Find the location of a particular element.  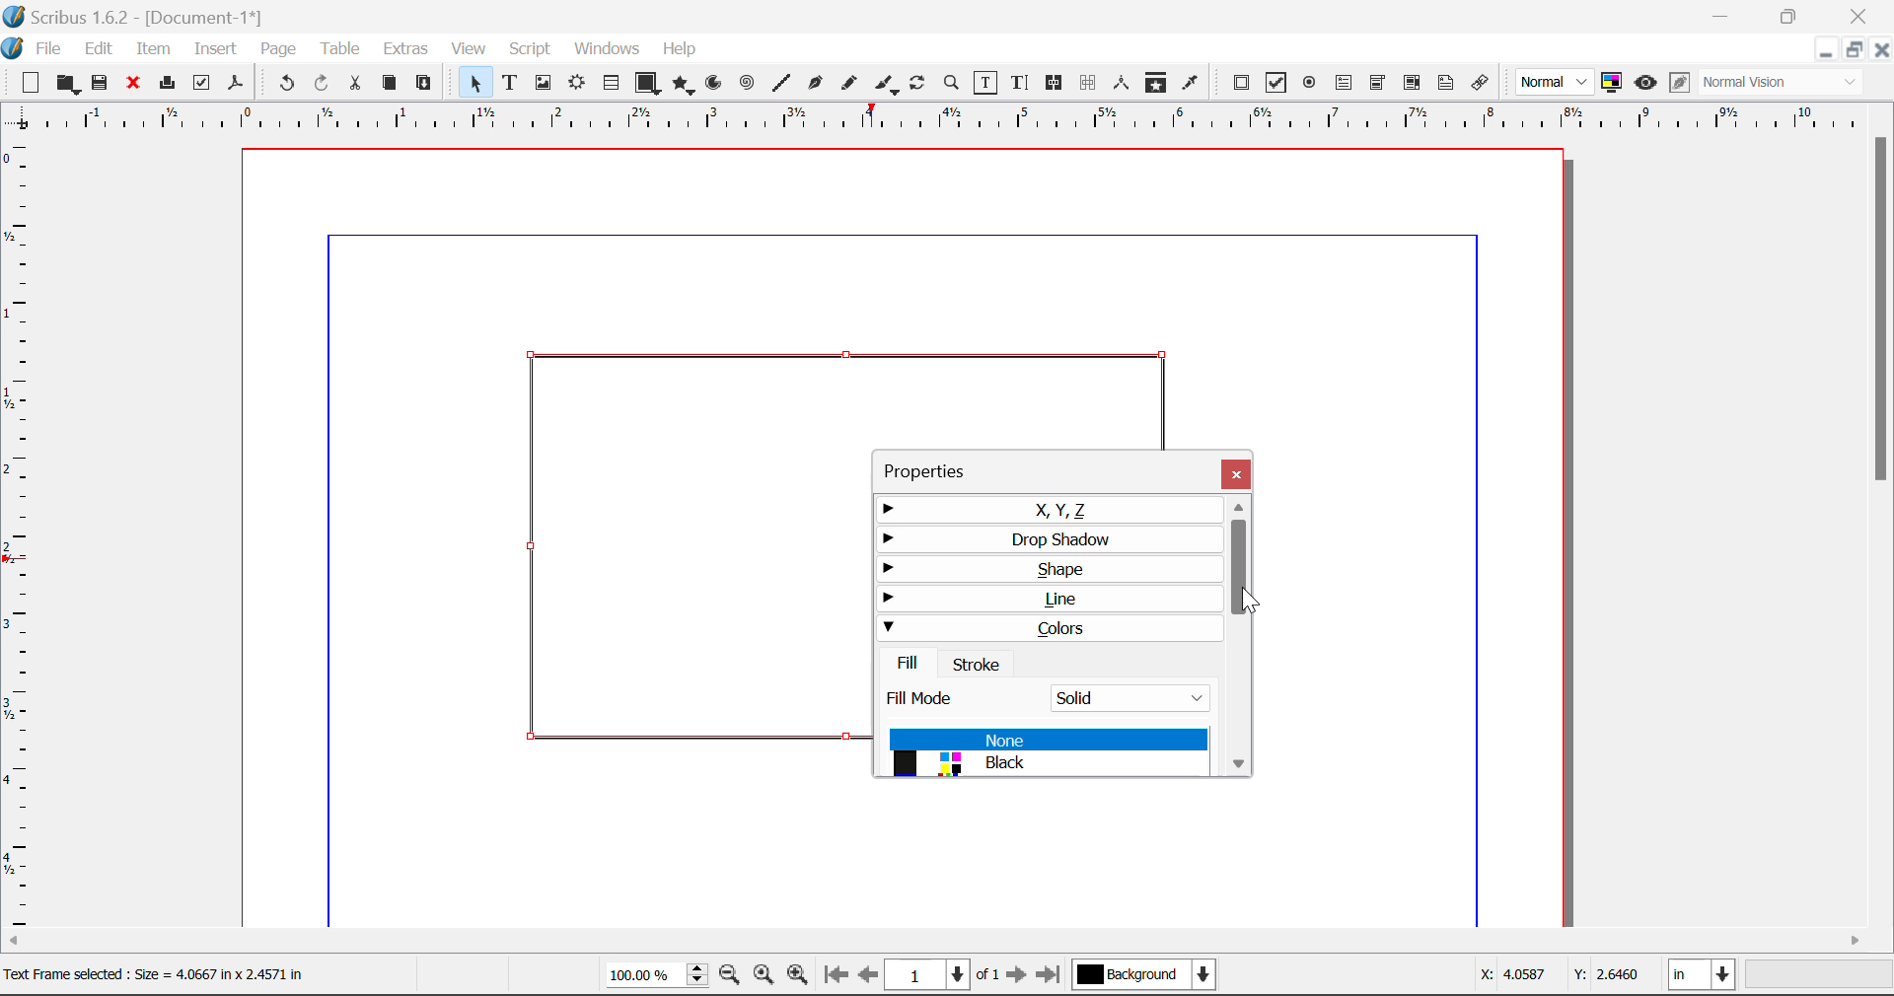

Zoom to 100% is located at coordinates (764, 977).